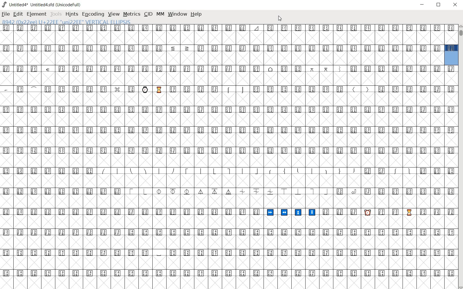  I want to click on SCROLLBAR, so click(460, 157).